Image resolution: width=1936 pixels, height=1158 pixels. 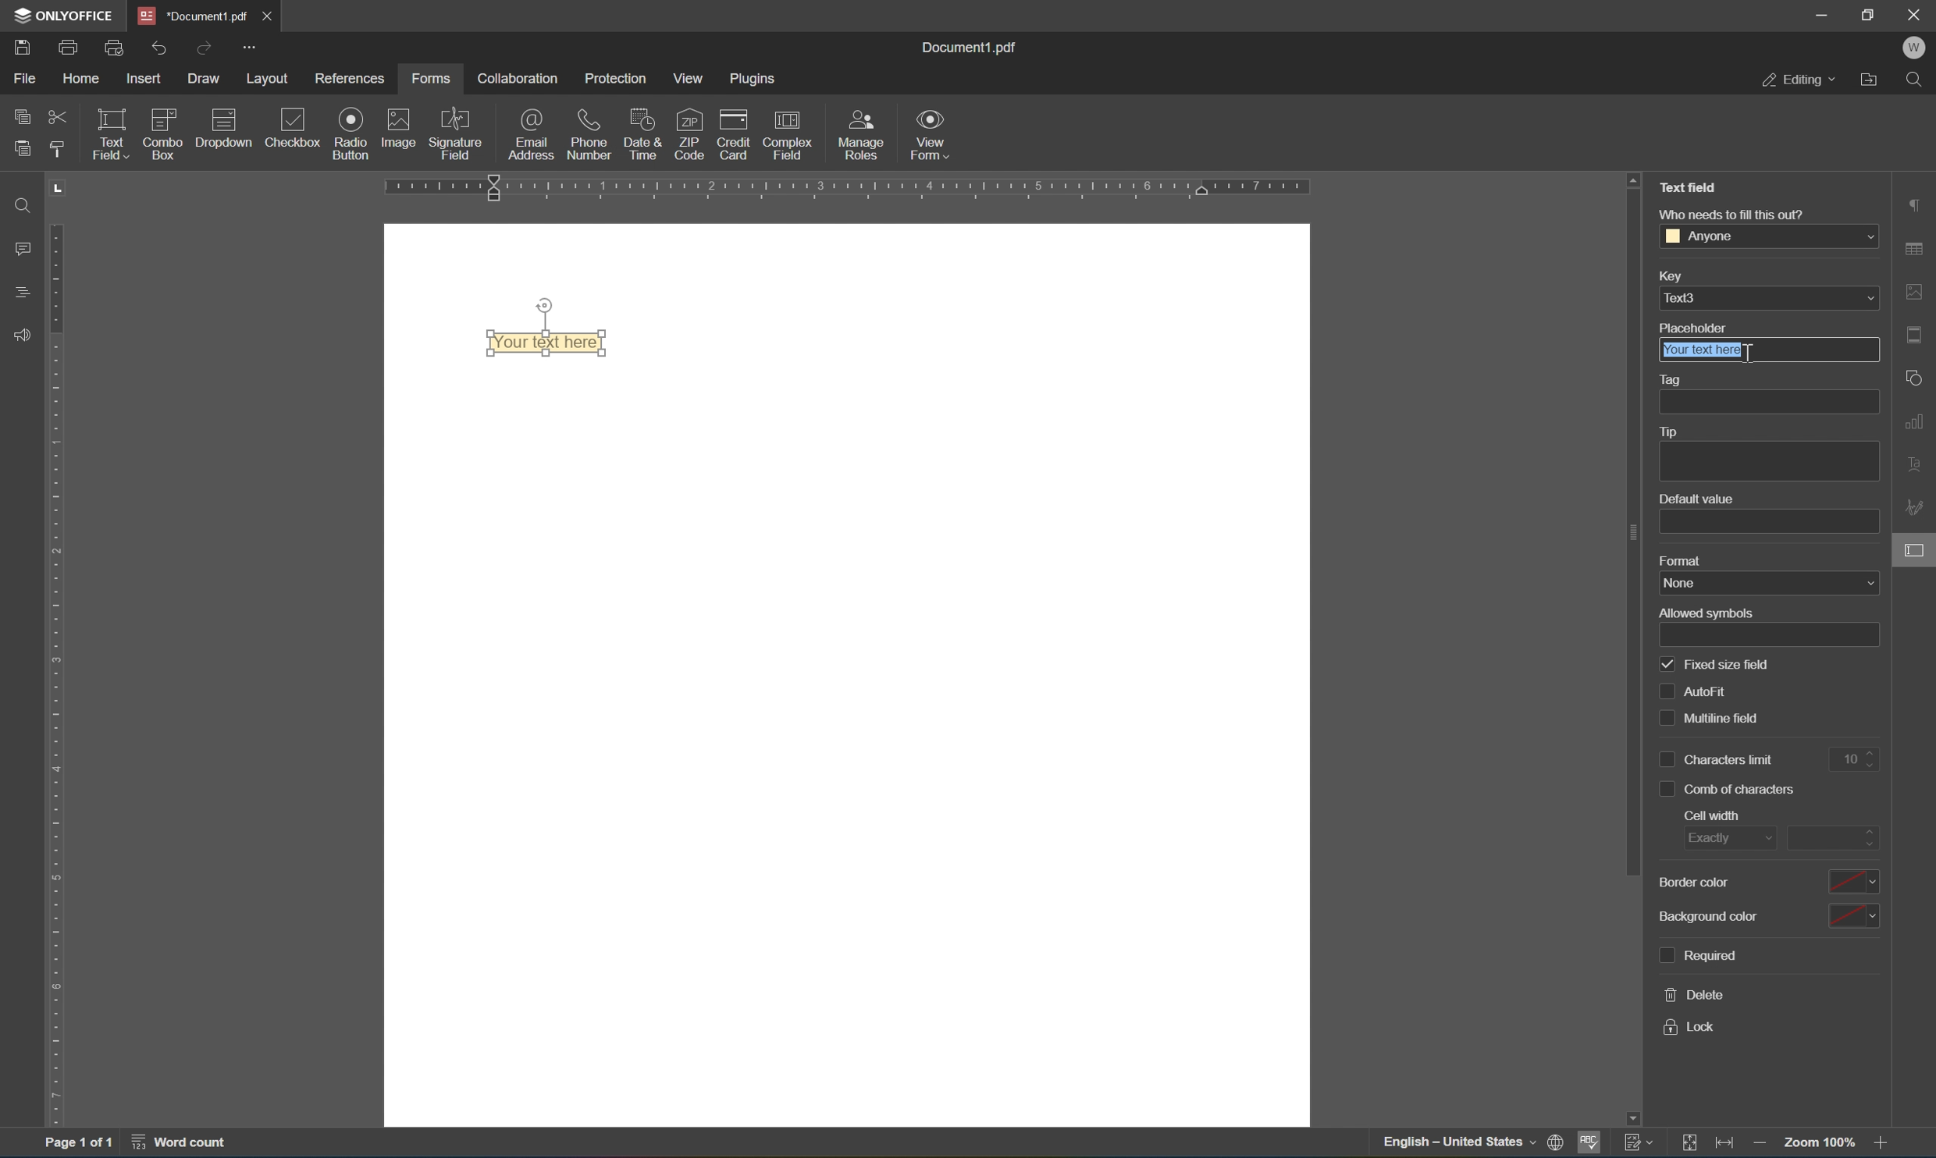 I want to click on feedback & support, so click(x=26, y=334).